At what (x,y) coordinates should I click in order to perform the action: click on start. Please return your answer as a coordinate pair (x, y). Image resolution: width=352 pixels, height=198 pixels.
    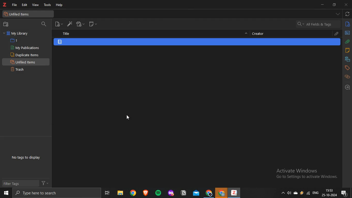
    Looking at the image, I should click on (6, 193).